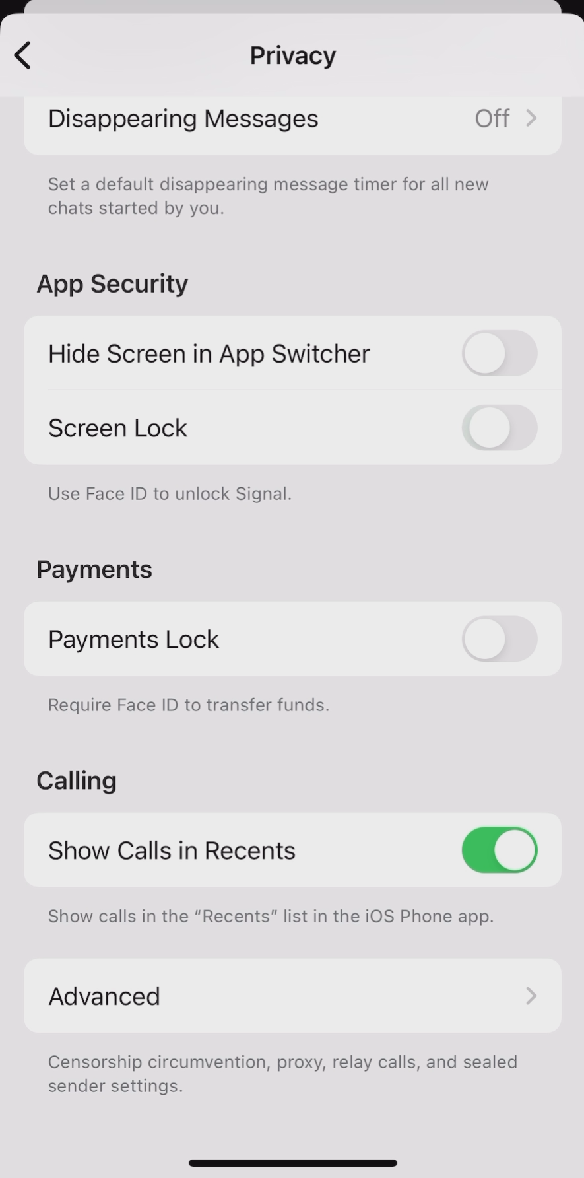 The image size is (584, 1178). I want to click on App Security, so click(113, 285).